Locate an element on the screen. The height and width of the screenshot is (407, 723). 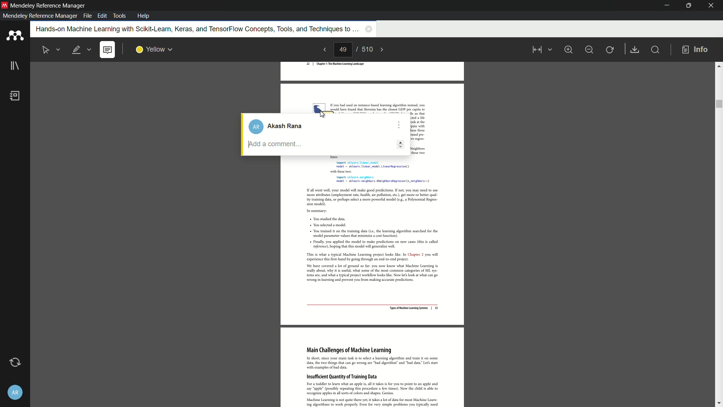
help menu is located at coordinates (144, 16).